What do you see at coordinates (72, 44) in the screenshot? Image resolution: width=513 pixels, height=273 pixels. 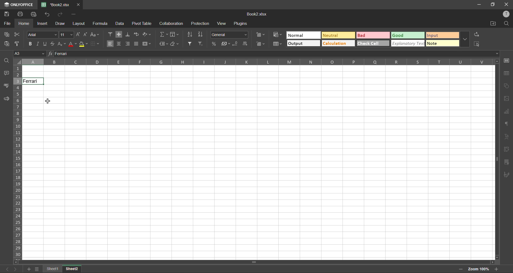 I see `font color` at bounding box center [72, 44].